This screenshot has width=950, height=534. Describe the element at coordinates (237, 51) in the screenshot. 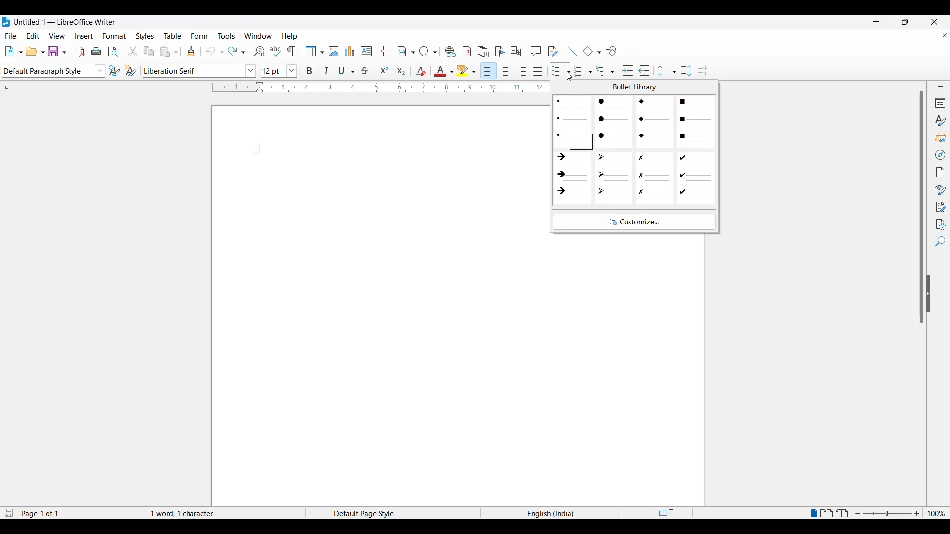

I see `redo` at that location.